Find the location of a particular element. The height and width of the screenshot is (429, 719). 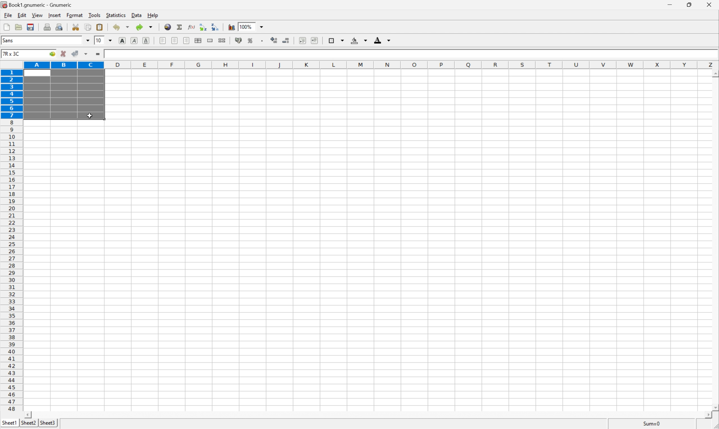

undo is located at coordinates (121, 27).